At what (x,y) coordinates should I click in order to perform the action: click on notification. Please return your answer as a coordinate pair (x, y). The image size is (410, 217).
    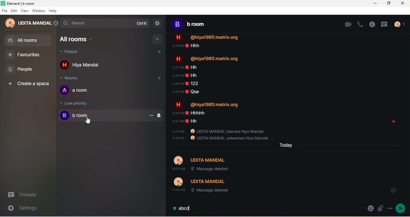
    Looking at the image, I should click on (160, 115).